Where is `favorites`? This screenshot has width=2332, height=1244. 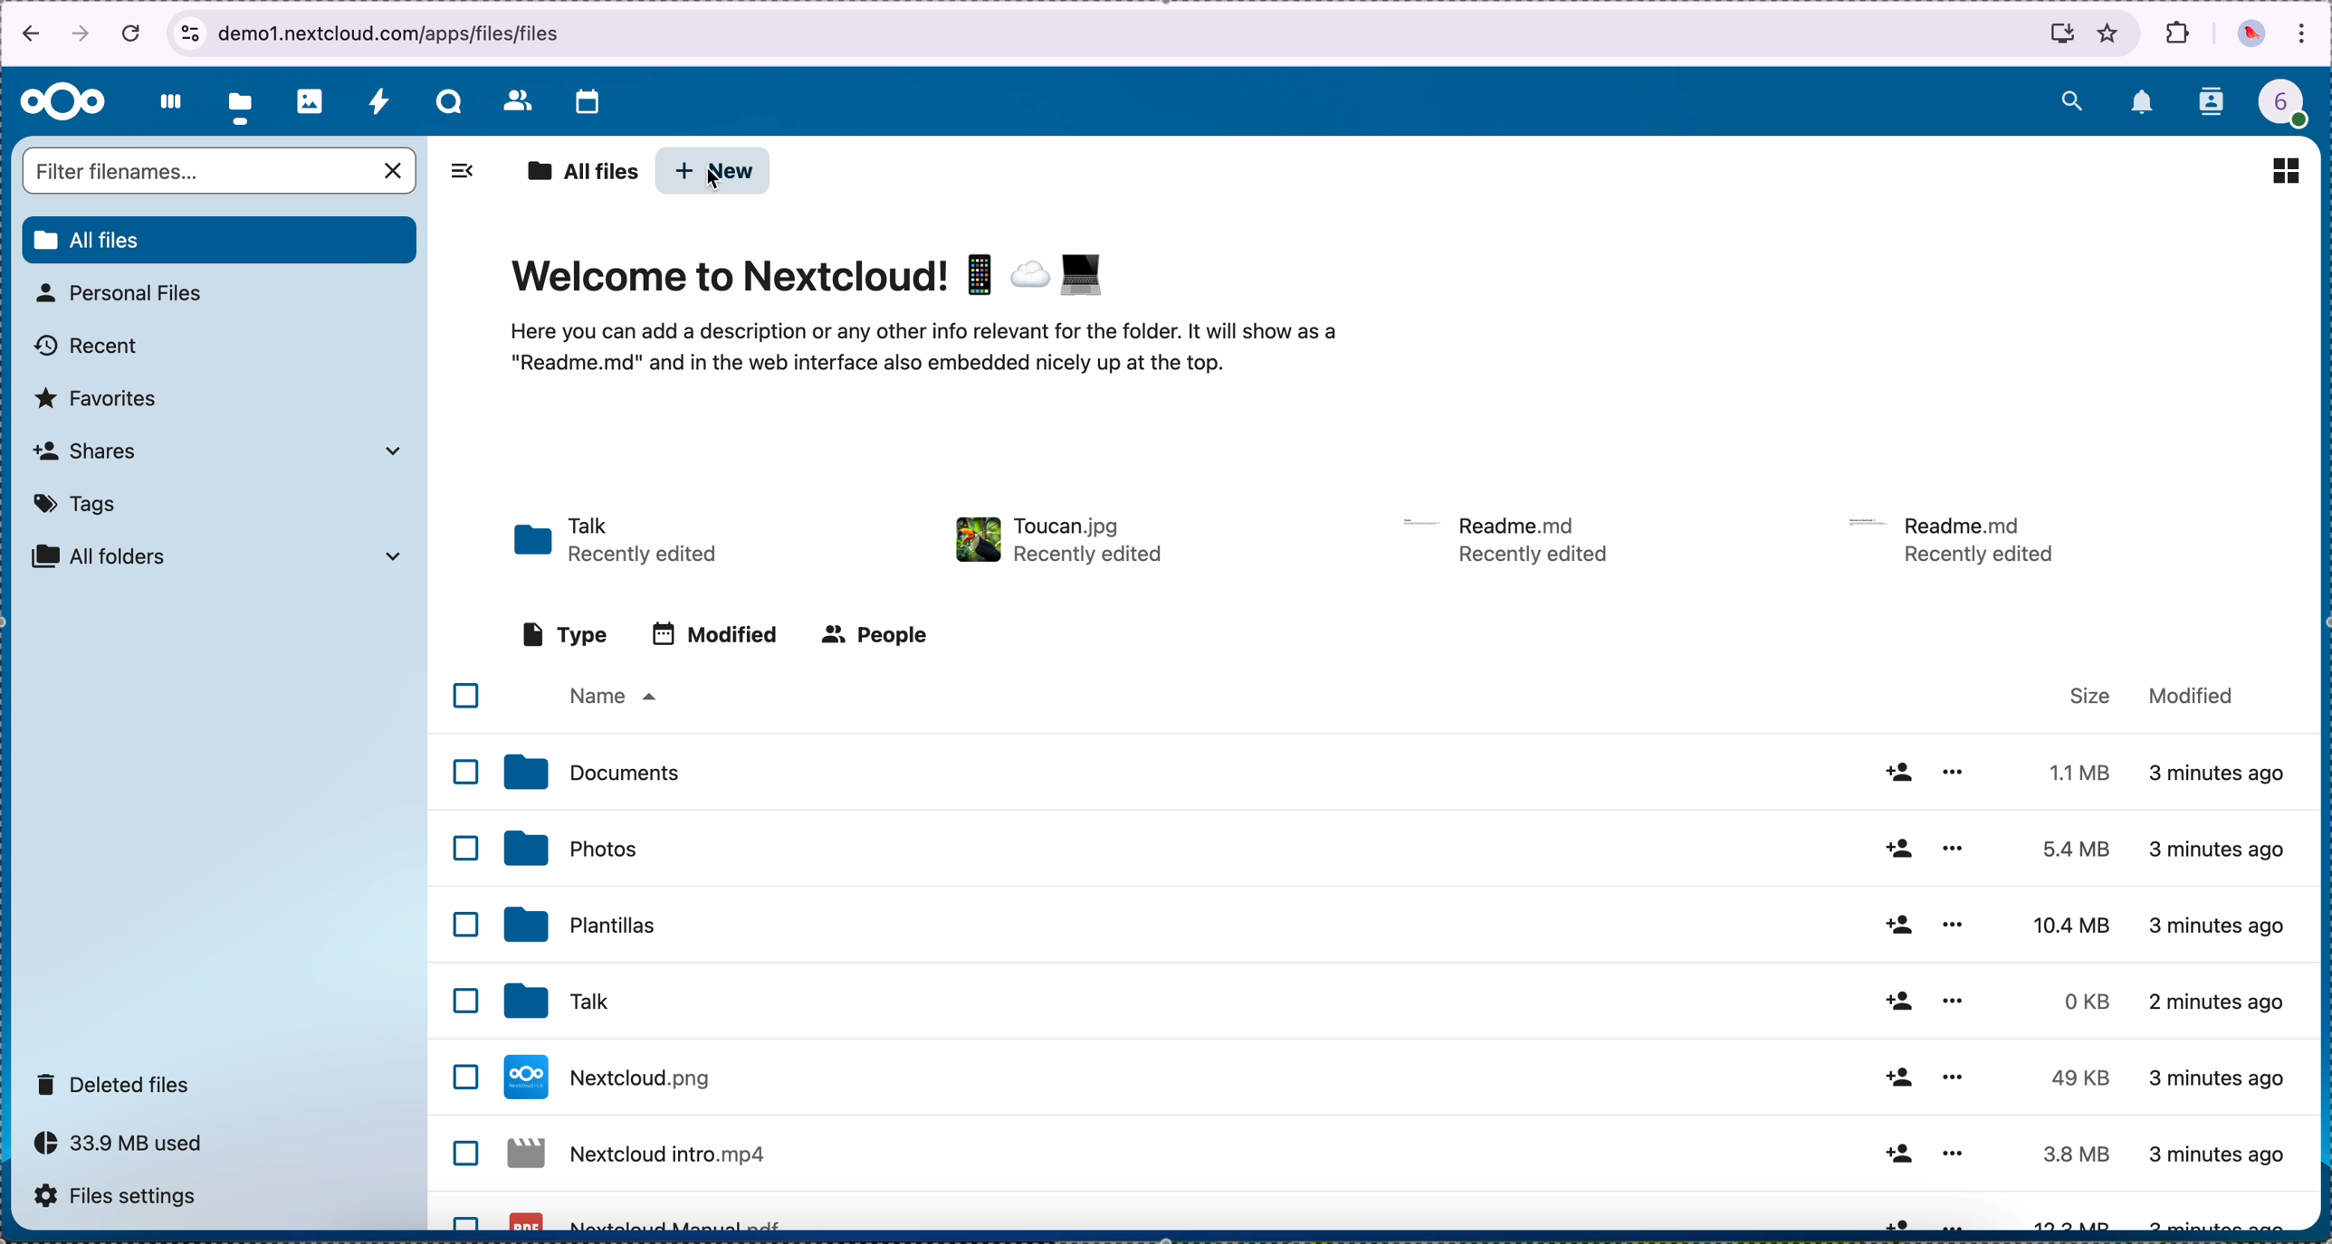 favorites is located at coordinates (98, 399).